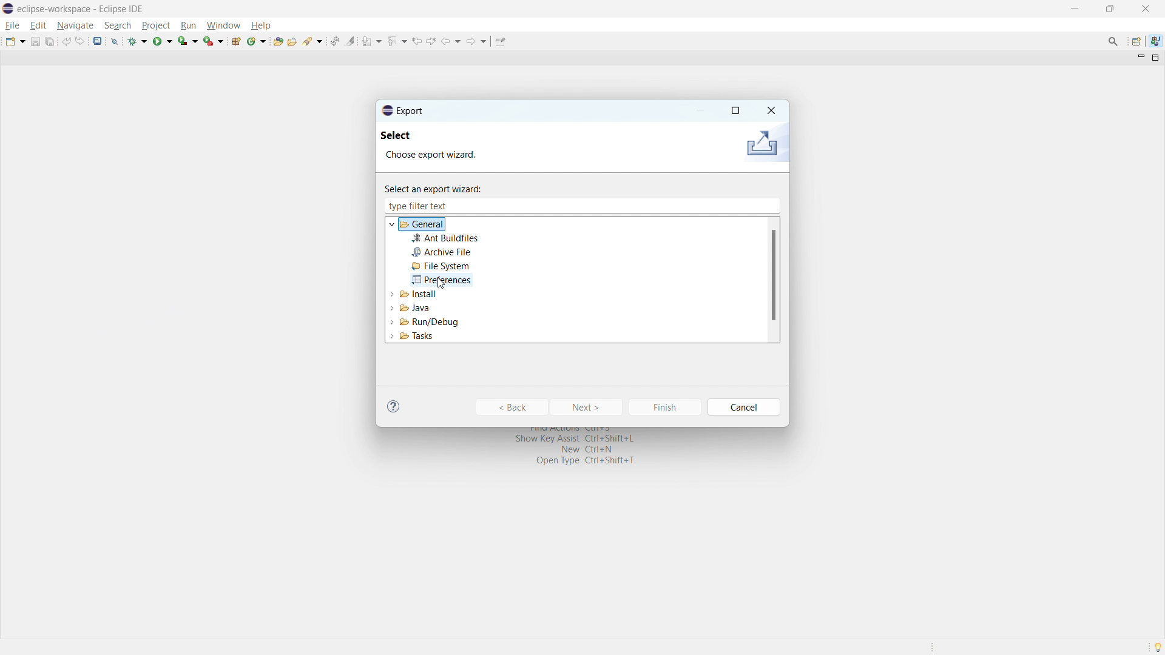 Image resolution: width=1165 pixels, height=655 pixels. What do you see at coordinates (773, 206) in the screenshot?
I see `close` at bounding box center [773, 206].